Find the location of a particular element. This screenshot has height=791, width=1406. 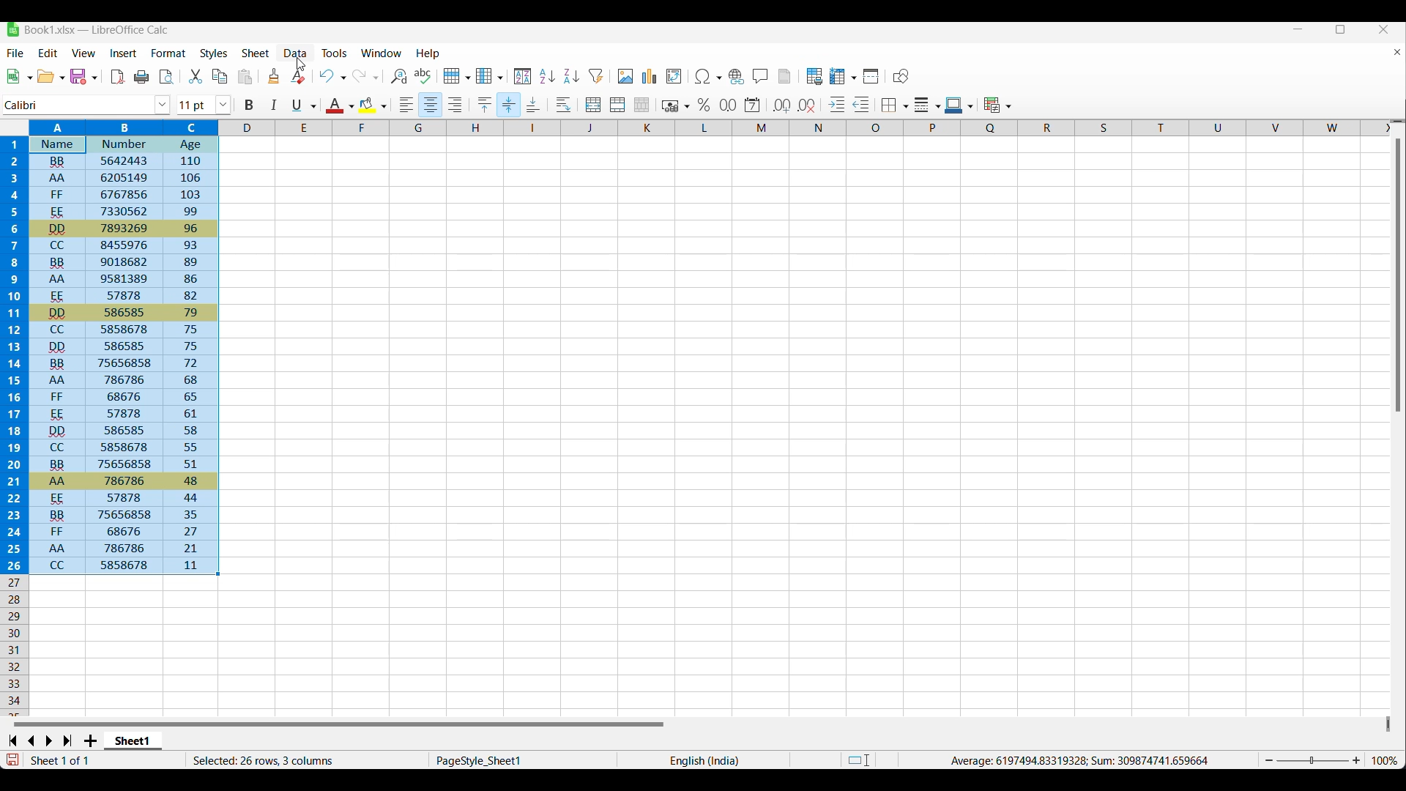

Format as currency is located at coordinates (674, 105).